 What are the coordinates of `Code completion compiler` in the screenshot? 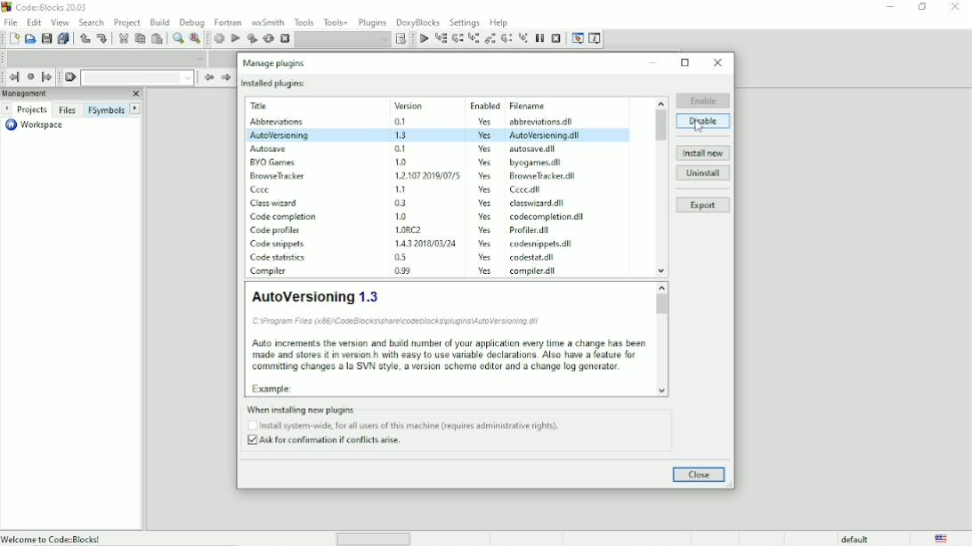 It's located at (107, 58).